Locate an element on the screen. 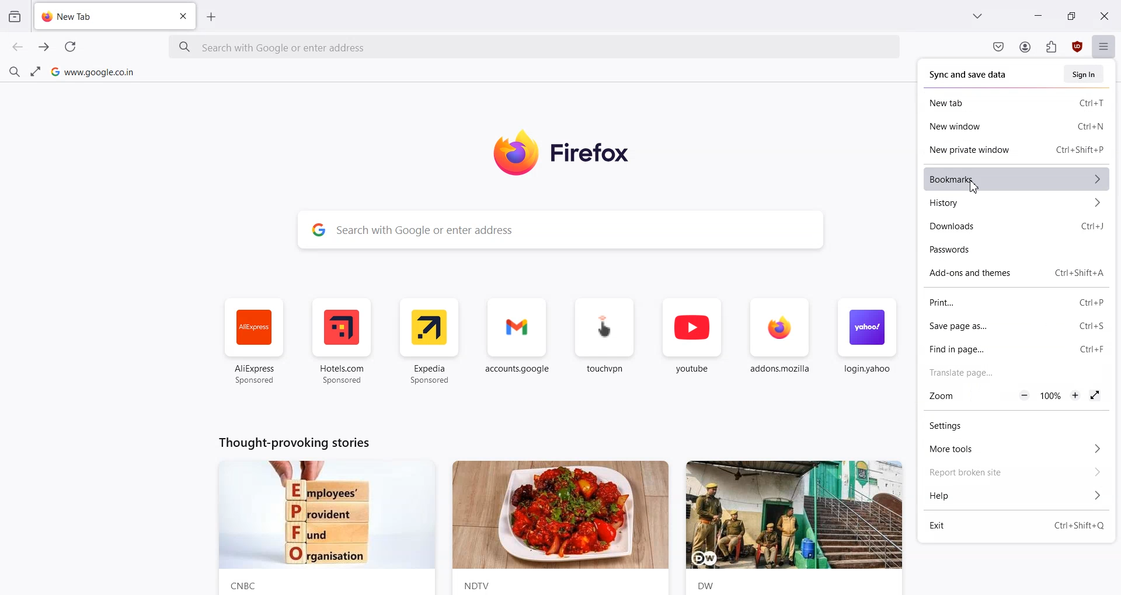  Maximize is located at coordinates (1071, 15).